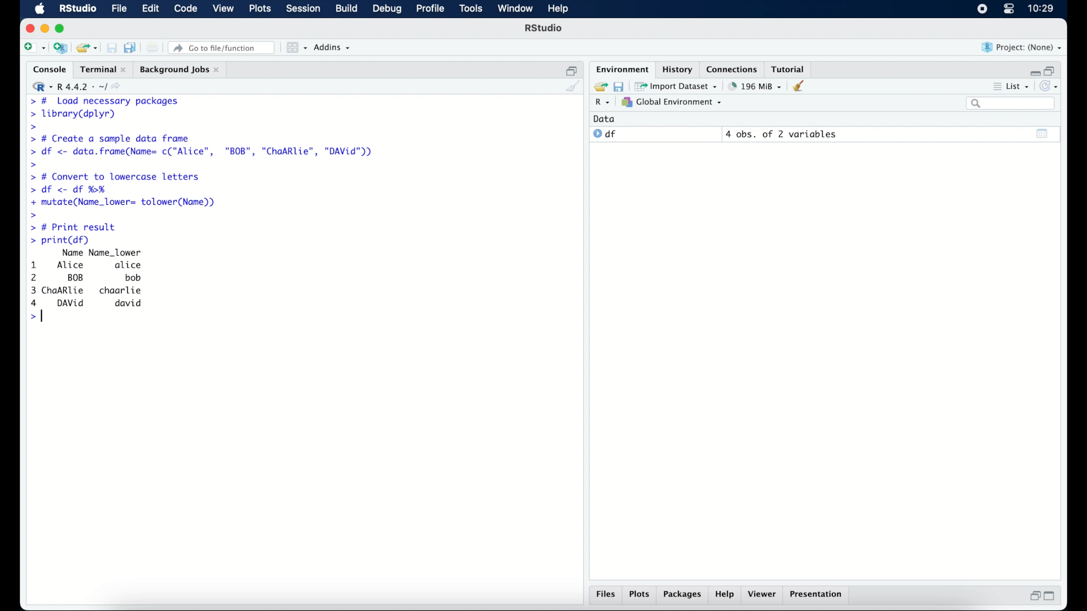  Describe the element at coordinates (149, 9) in the screenshot. I see `edit` at that location.